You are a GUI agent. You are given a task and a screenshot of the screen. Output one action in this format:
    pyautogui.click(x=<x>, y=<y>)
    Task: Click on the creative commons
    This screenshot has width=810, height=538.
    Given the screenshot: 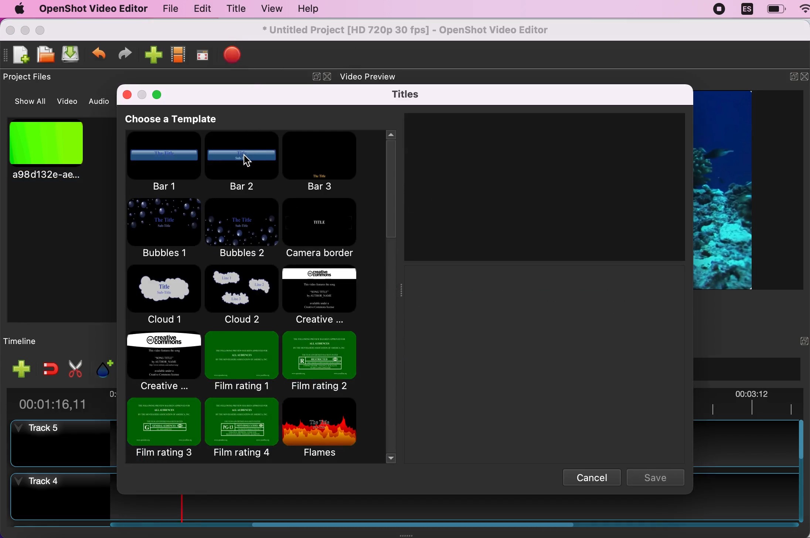 What is the action you would take?
    pyautogui.click(x=329, y=296)
    